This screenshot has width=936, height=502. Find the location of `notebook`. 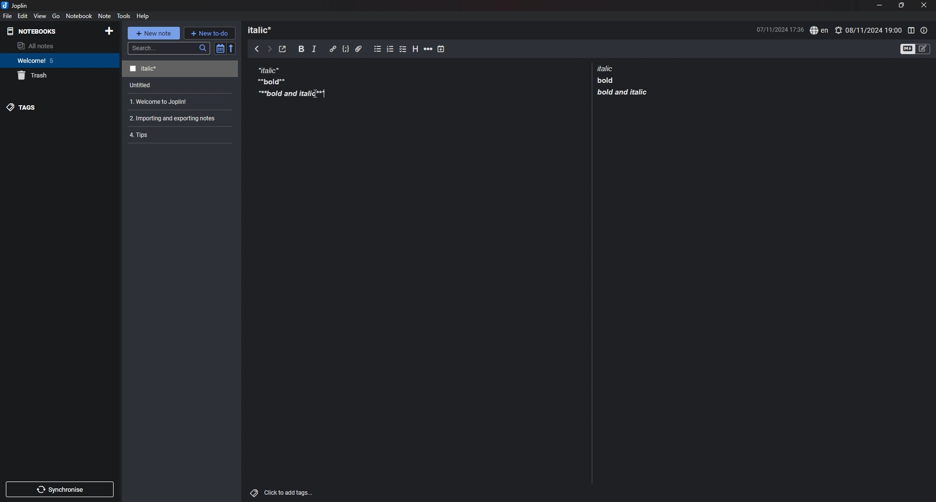

notebook is located at coordinates (79, 16).